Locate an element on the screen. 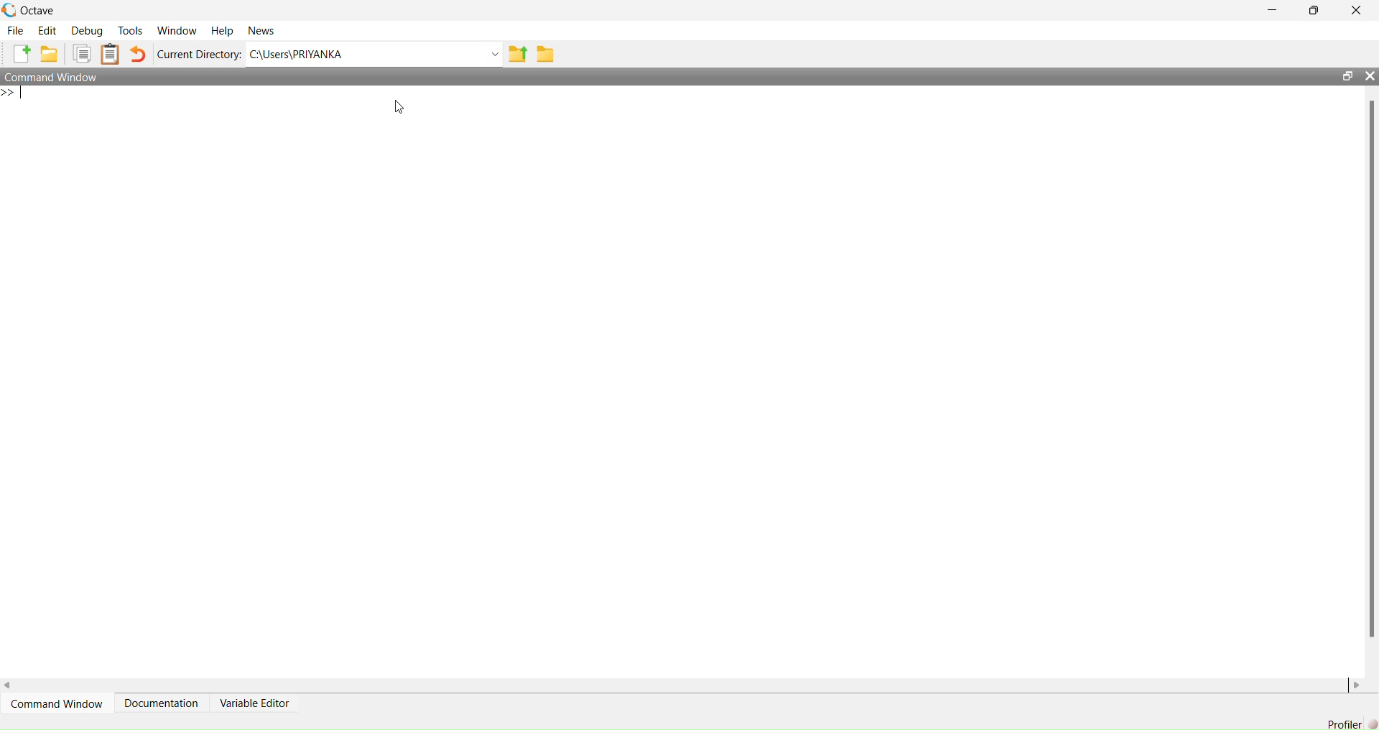 The height and width of the screenshot is (730, 1379). scrollbar is located at coordinates (1373, 369).